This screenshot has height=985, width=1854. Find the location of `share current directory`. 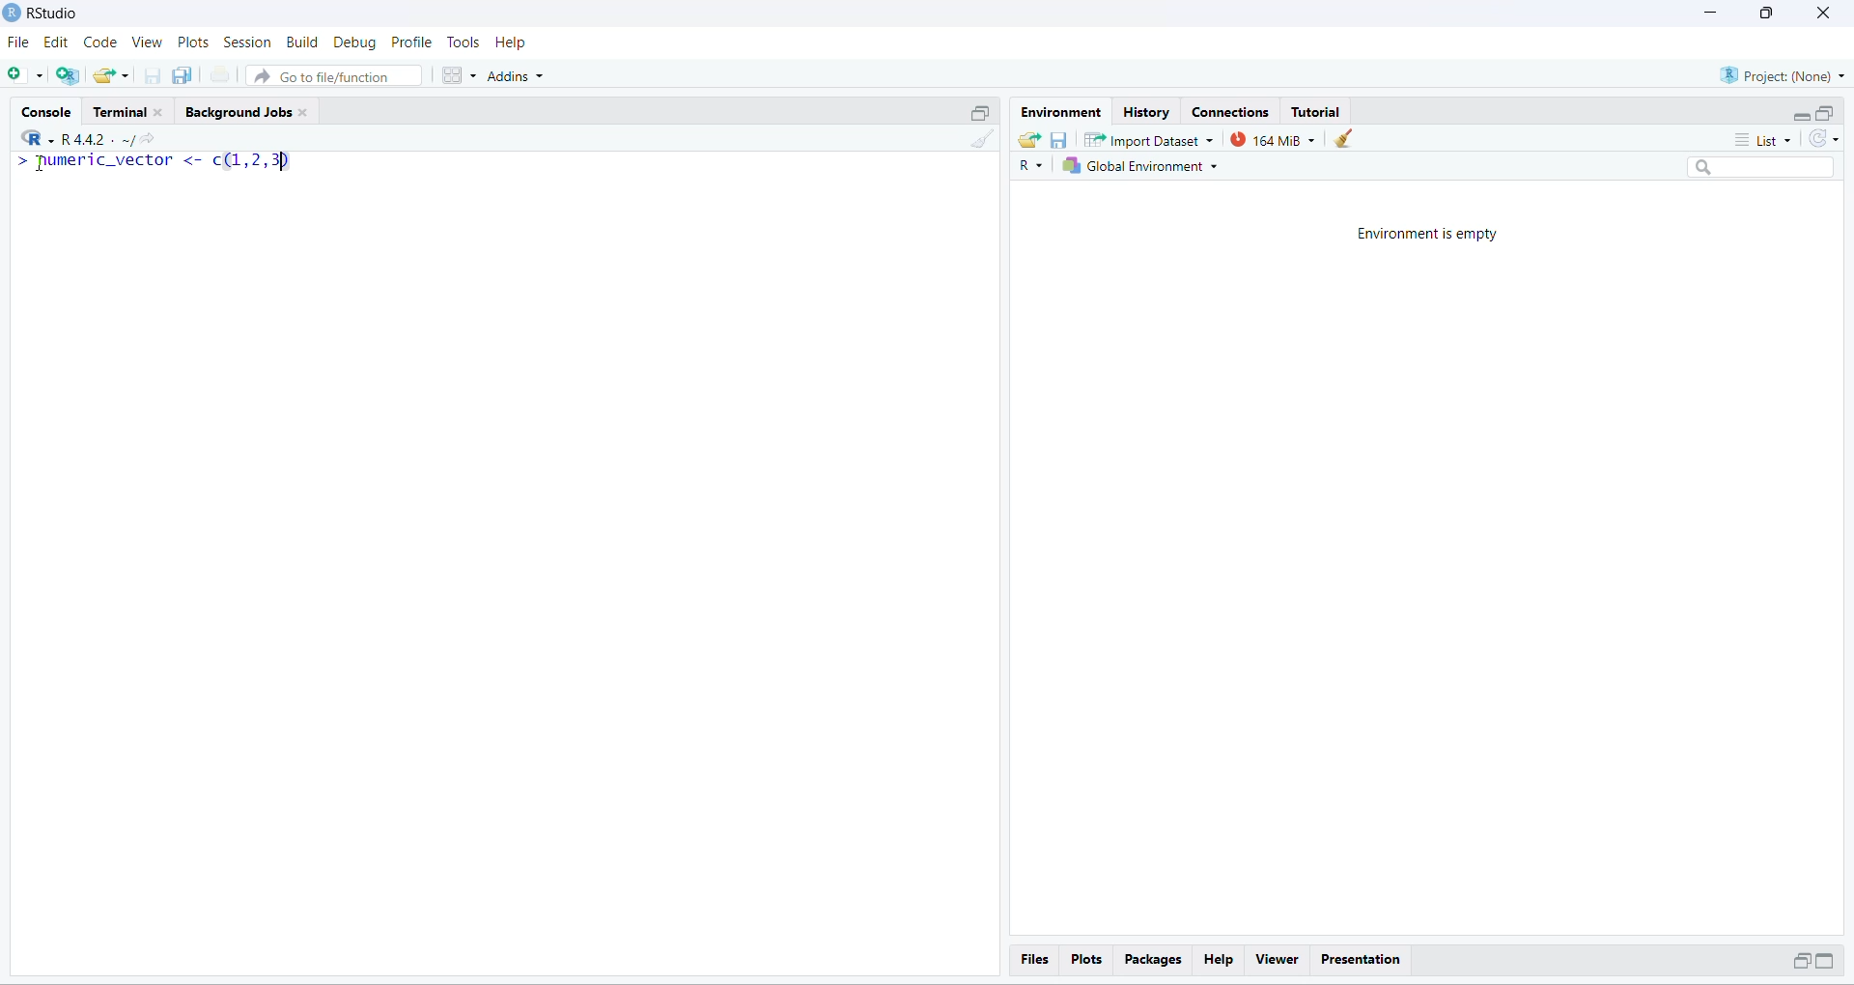

share current directory is located at coordinates (139, 142).